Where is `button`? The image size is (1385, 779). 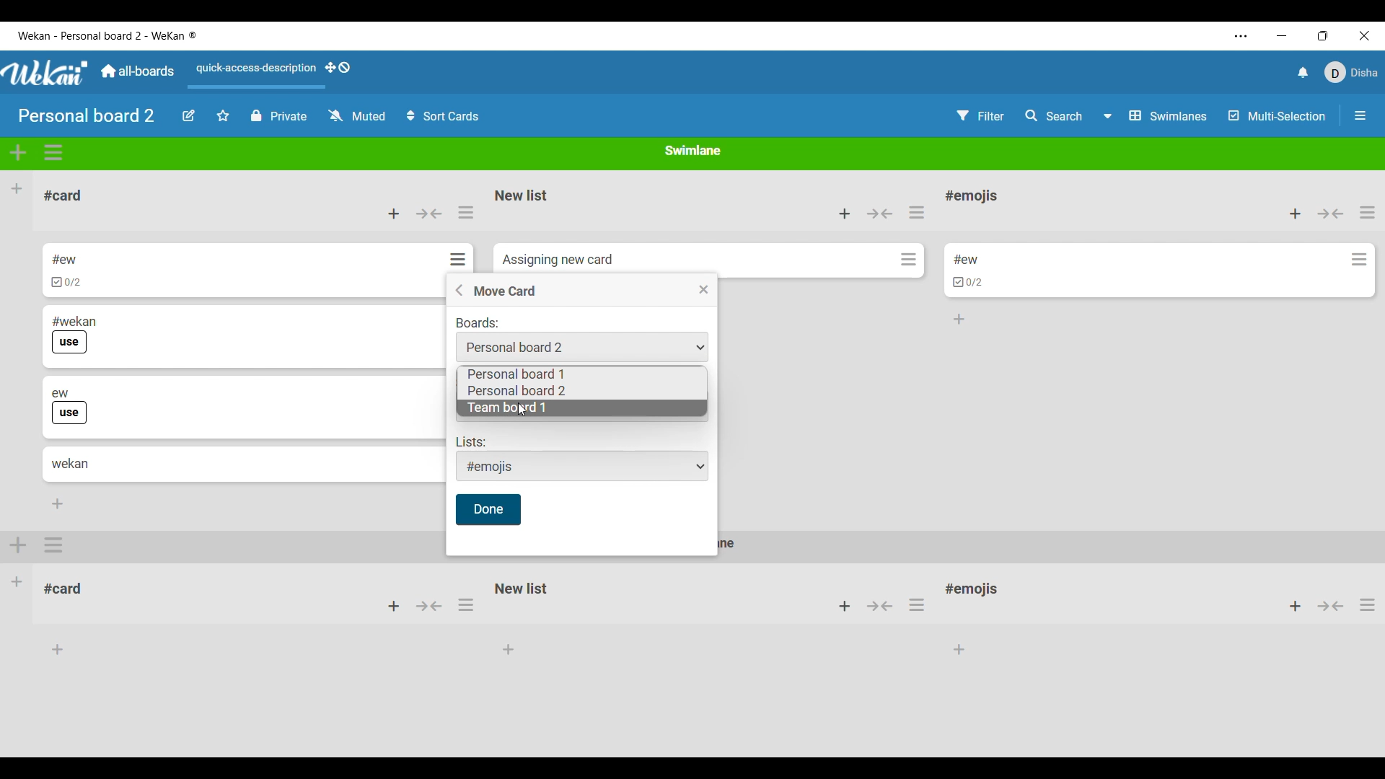
button is located at coordinates (880, 605).